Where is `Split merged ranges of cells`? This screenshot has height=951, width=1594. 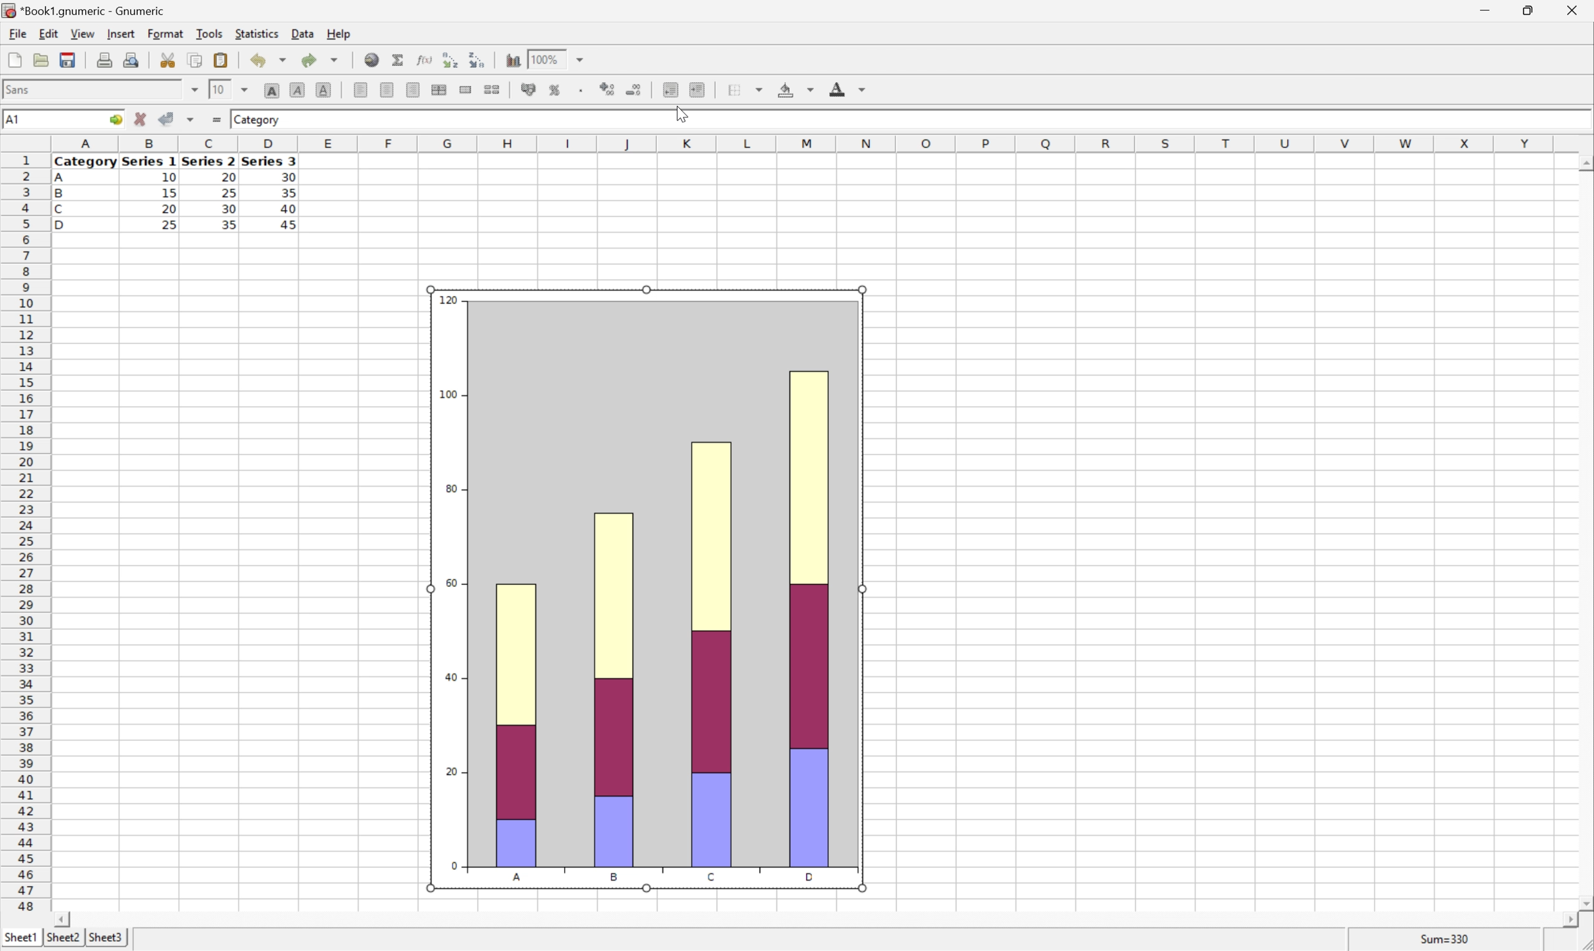
Split merged ranges of cells is located at coordinates (492, 91).